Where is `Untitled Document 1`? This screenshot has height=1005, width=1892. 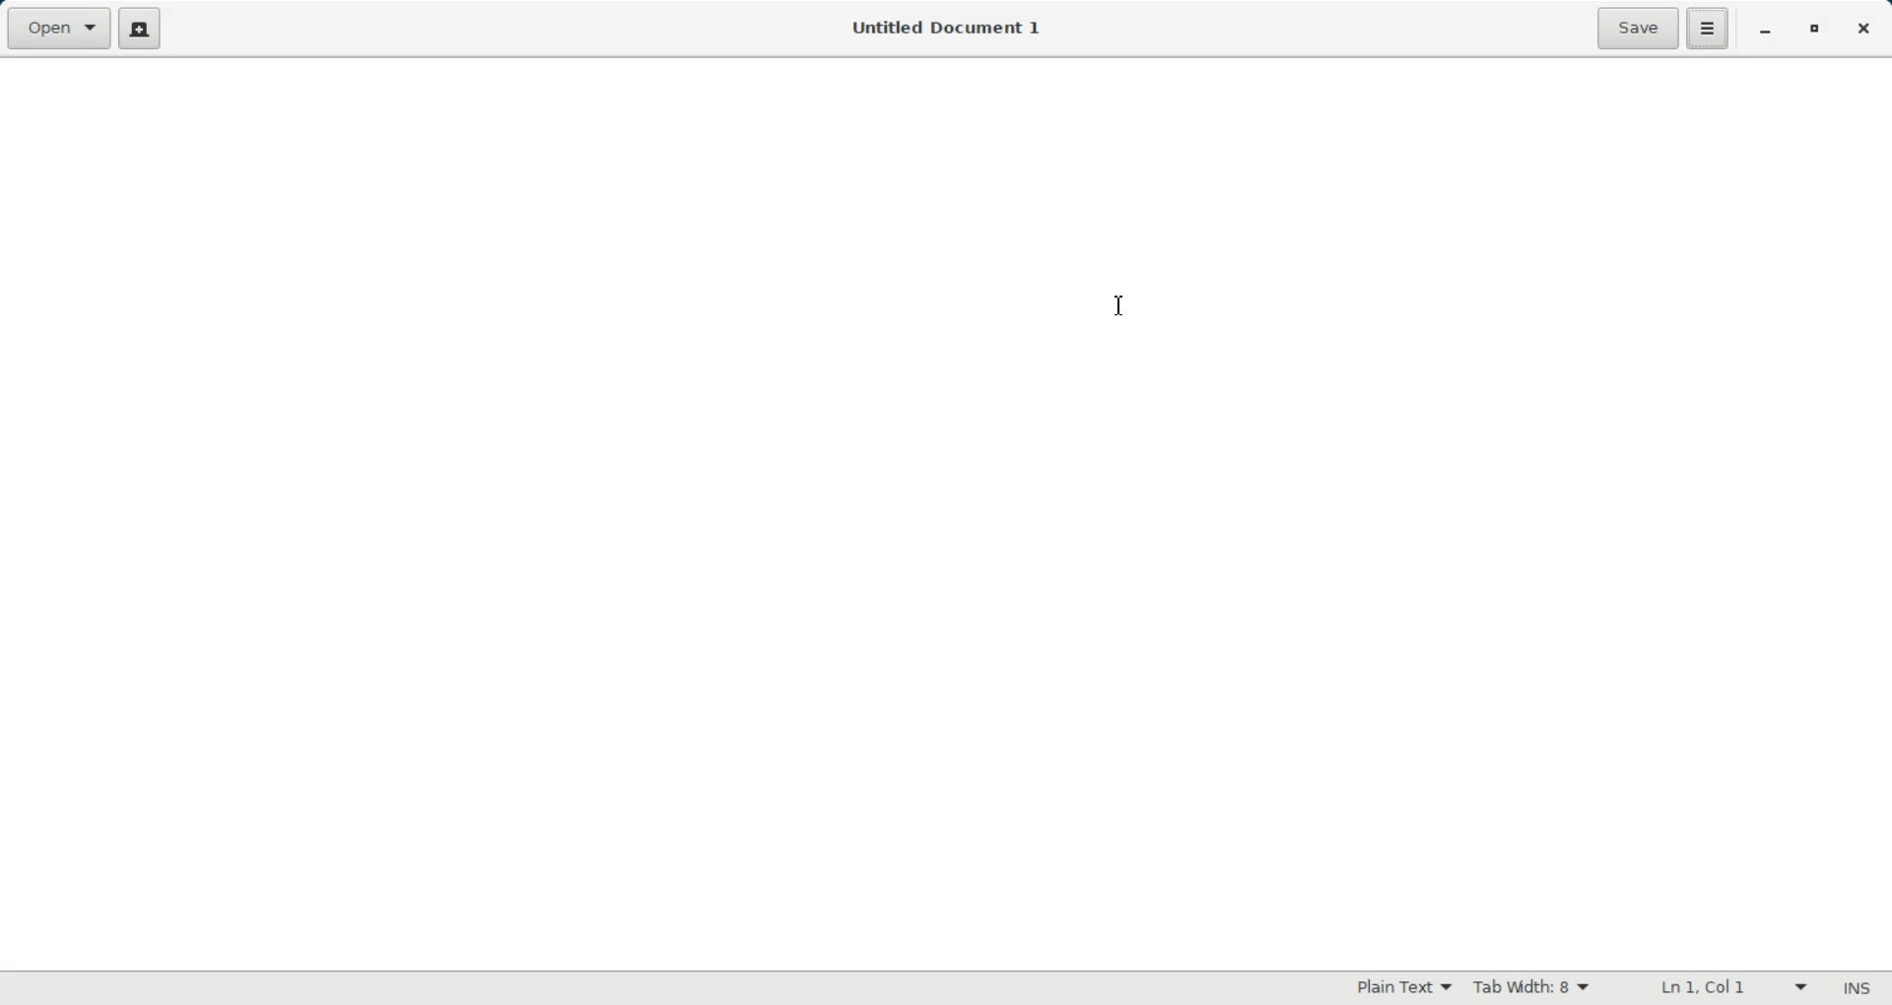 Untitled Document 1 is located at coordinates (942, 28).